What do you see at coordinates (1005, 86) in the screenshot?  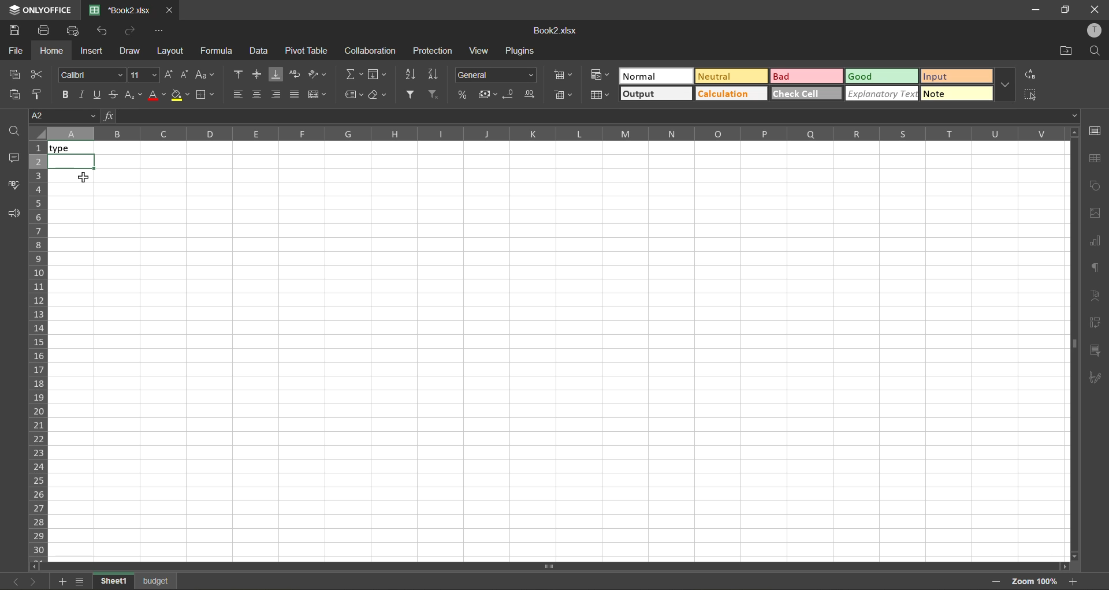 I see `more options` at bounding box center [1005, 86].